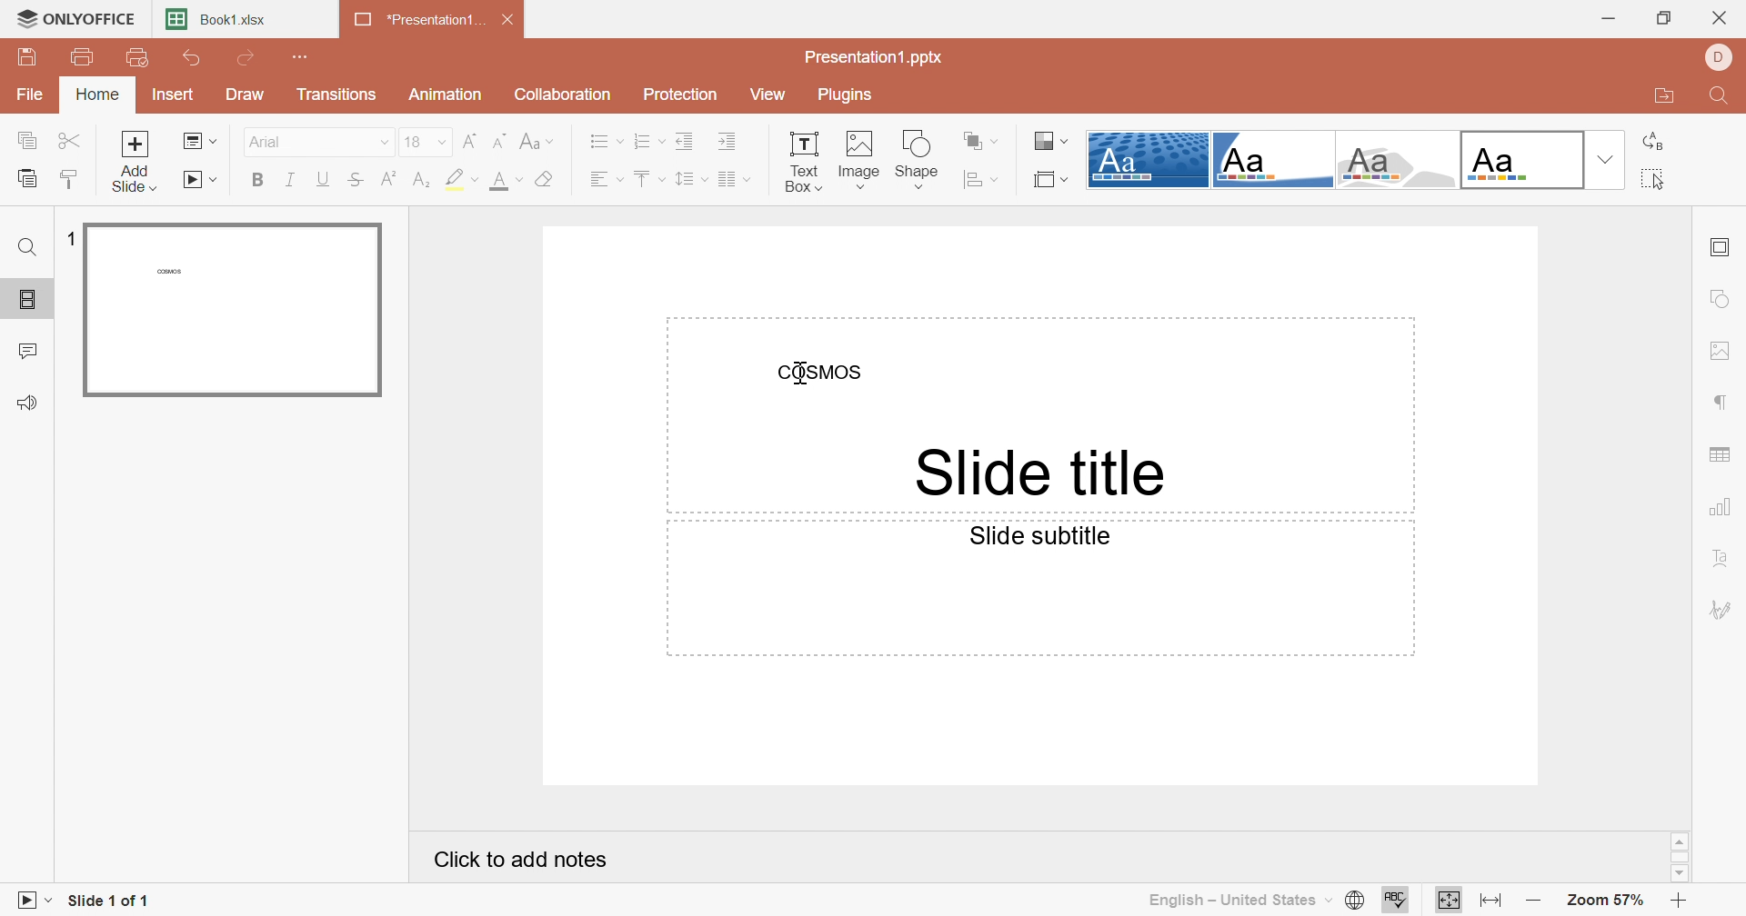 Image resolution: width=1746 pixels, height=916 pixels. What do you see at coordinates (96, 95) in the screenshot?
I see `Home` at bounding box center [96, 95].